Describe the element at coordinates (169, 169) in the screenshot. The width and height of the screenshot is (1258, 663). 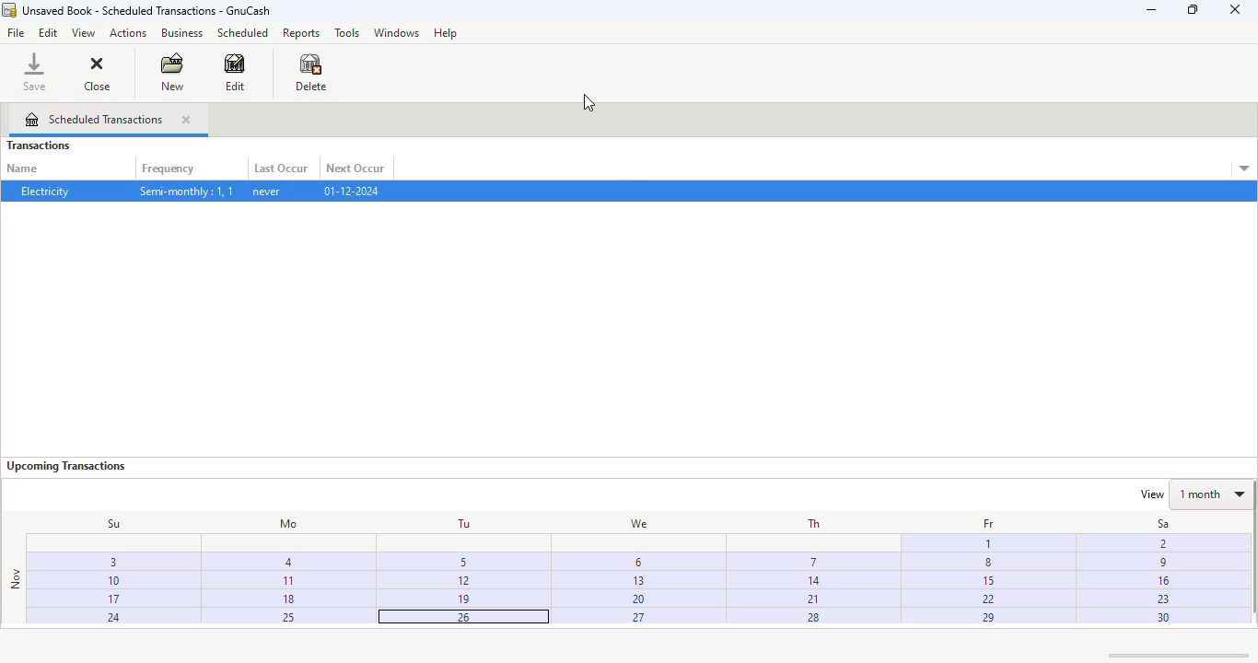
I see `frequency` at that location.